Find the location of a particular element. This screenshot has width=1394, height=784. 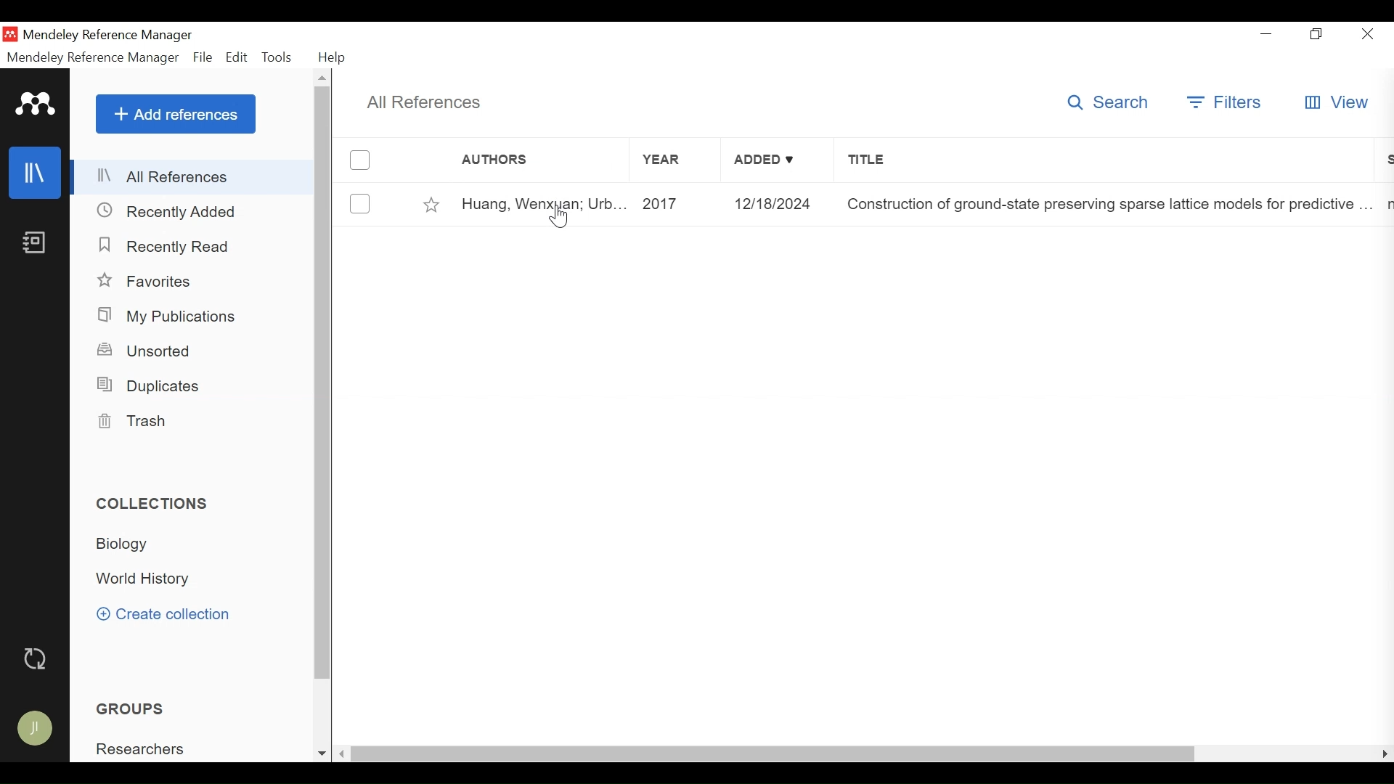

(un)select is located at coordinates (359, 203).